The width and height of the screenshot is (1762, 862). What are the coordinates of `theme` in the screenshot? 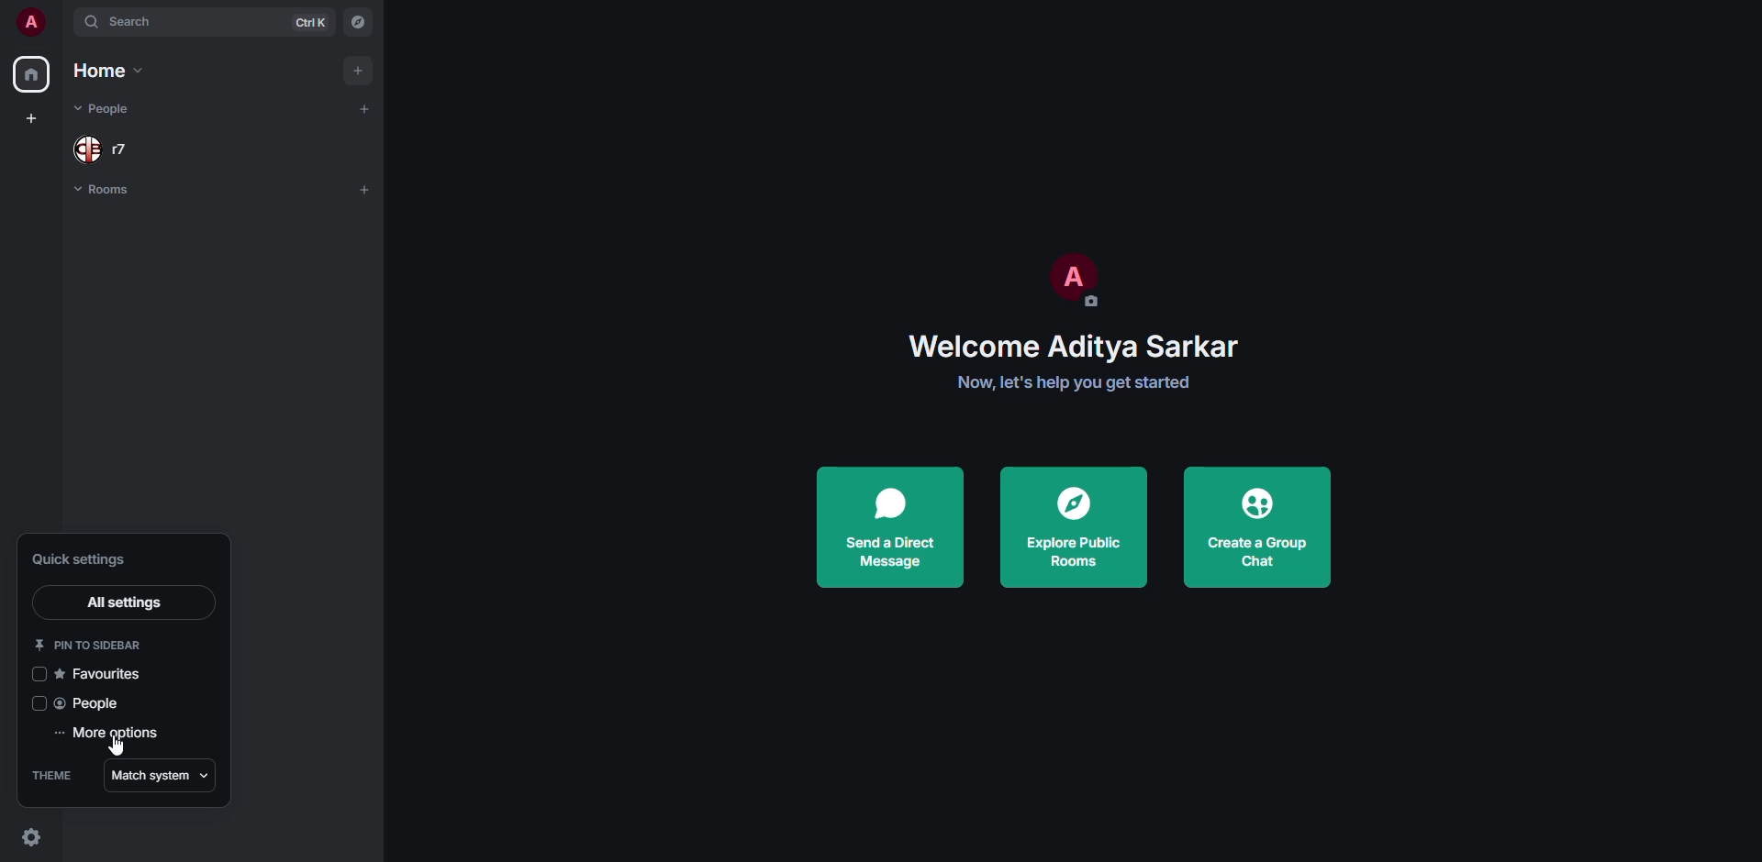 It's located at (55, 773).